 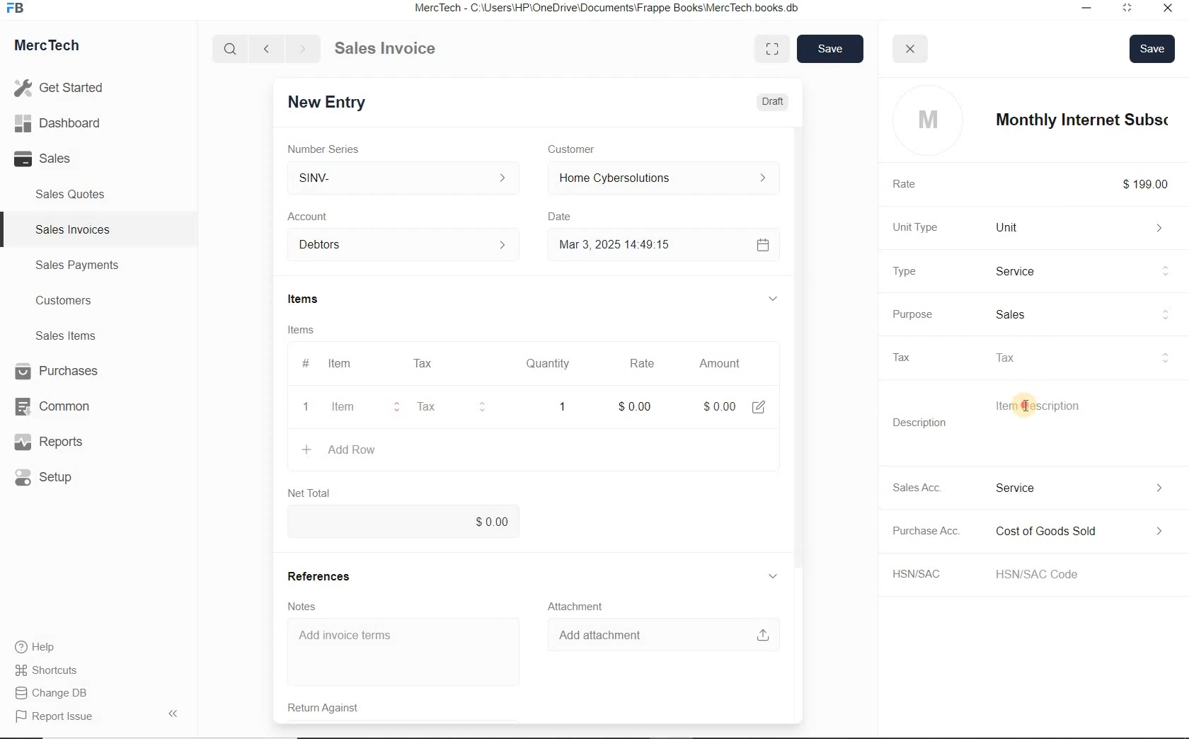 I want to click on Sales Items, so click(x=75, y=336).